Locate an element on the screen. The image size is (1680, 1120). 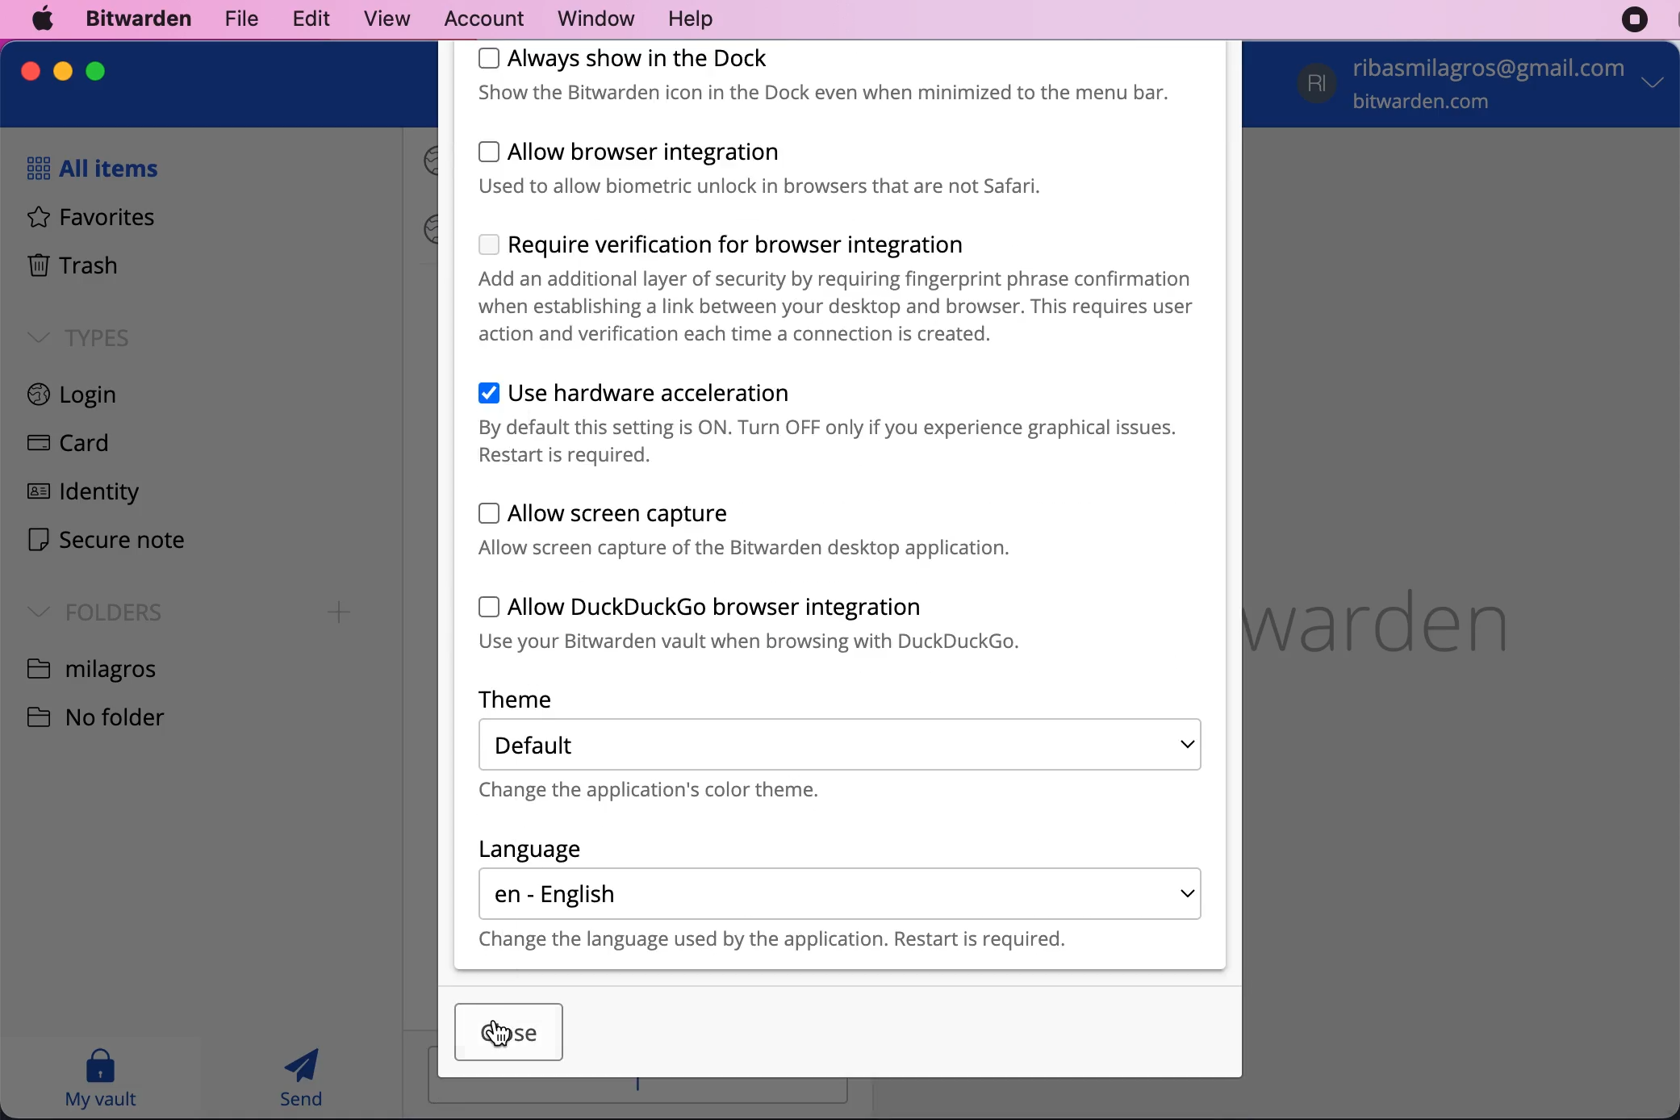
card is located at coordinates (63, 445).